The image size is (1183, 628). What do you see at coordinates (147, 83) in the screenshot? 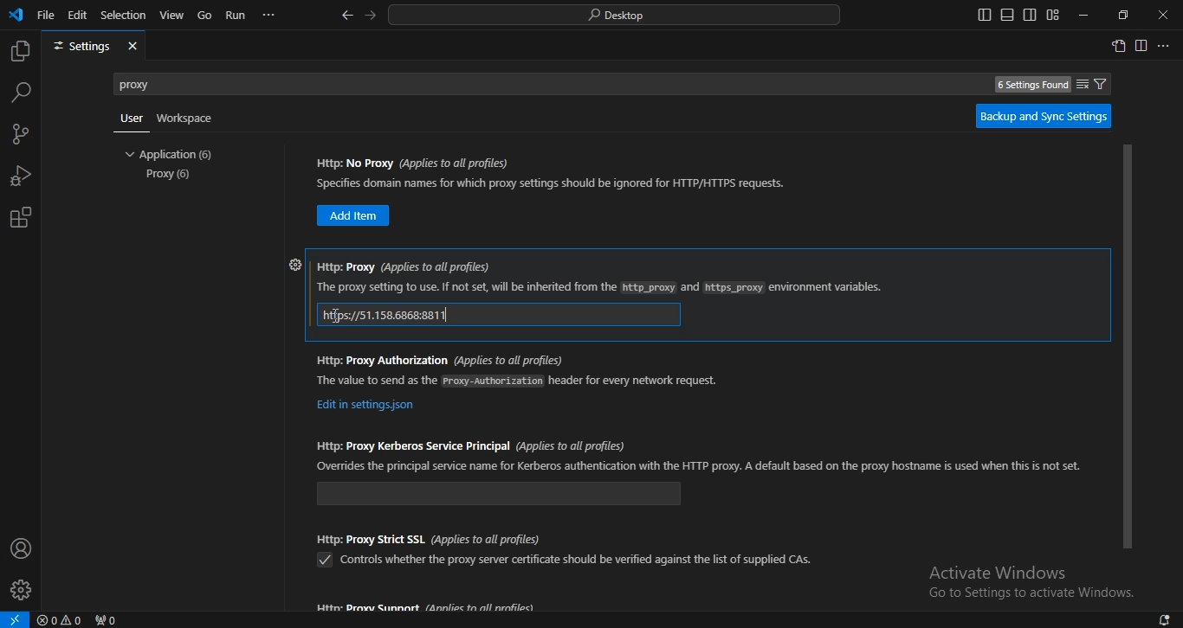
I see `proxy` at bounding box center [147, 83].